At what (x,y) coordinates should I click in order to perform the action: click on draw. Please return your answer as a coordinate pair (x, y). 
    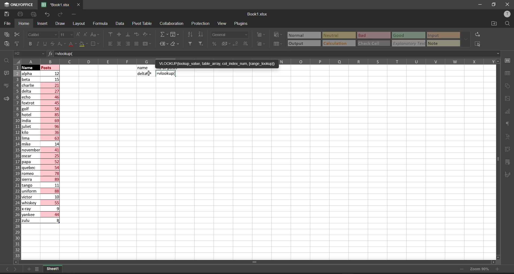
    Looking at the image, I should click on (59, 24).